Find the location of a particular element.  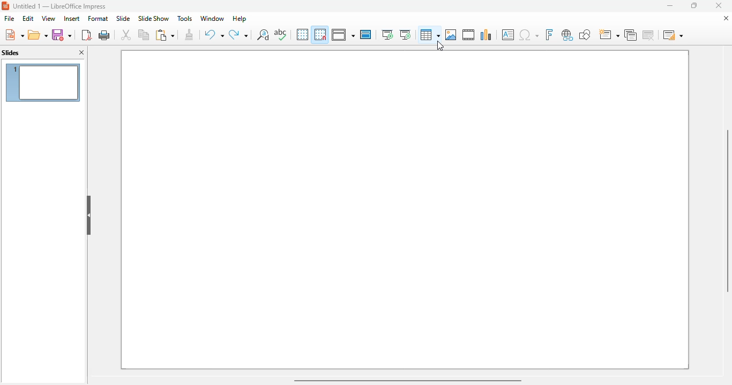

new slide is located at coordinates (608, 34).